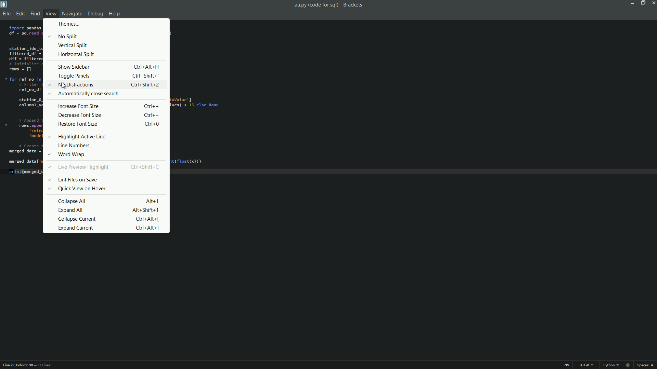 This screenshot has height=369, width=657. What do you see at coordinates (645, 365) in the screenshot?
I see `space button` at bounding box center [645, 365].